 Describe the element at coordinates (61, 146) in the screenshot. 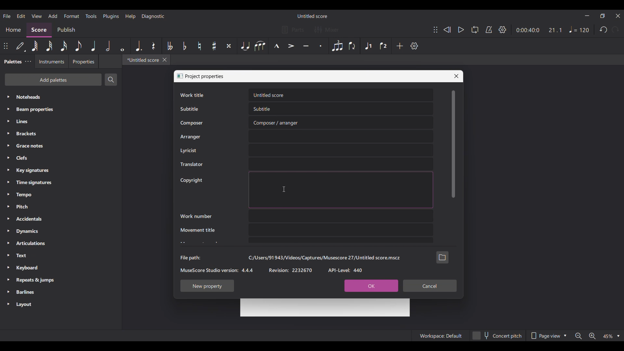

I see `Grace notes` at that location.